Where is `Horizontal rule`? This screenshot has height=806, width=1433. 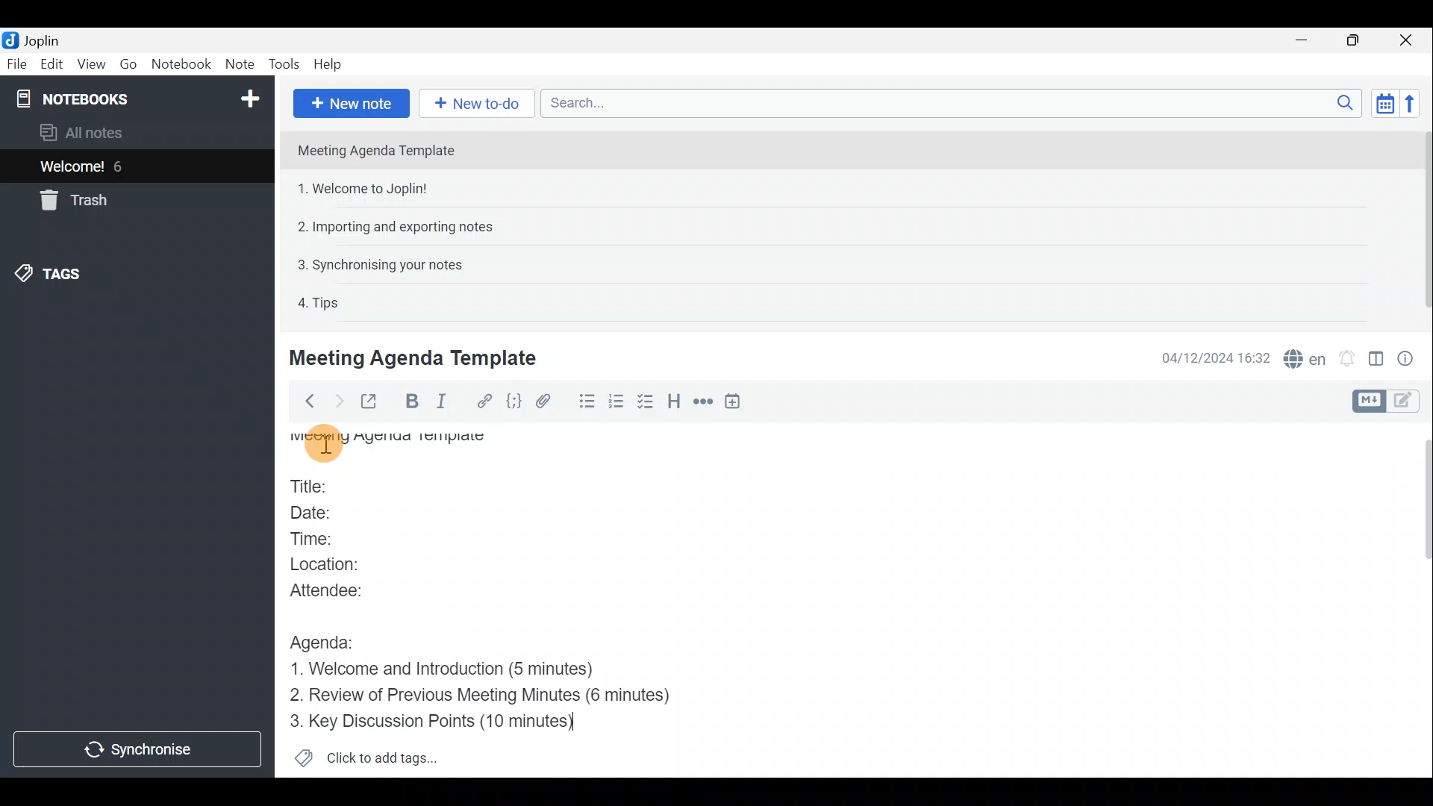 Horizontal rule is located at coordinates (705, 404).